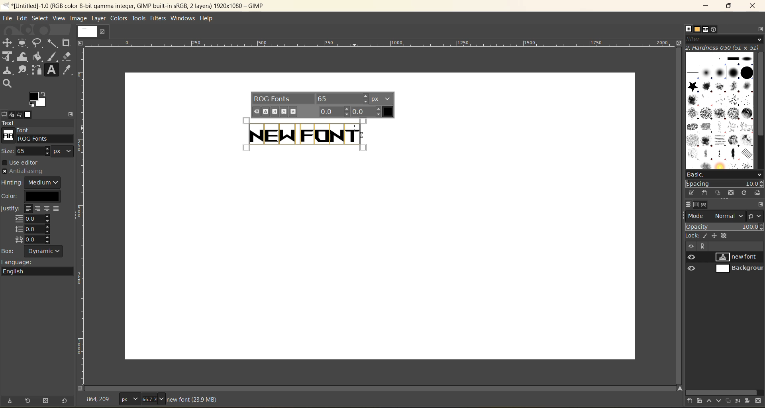 The image size is (765, 408). Describe the element at coordinates (182, 19) in the screenshot. I see `windows` at that location.